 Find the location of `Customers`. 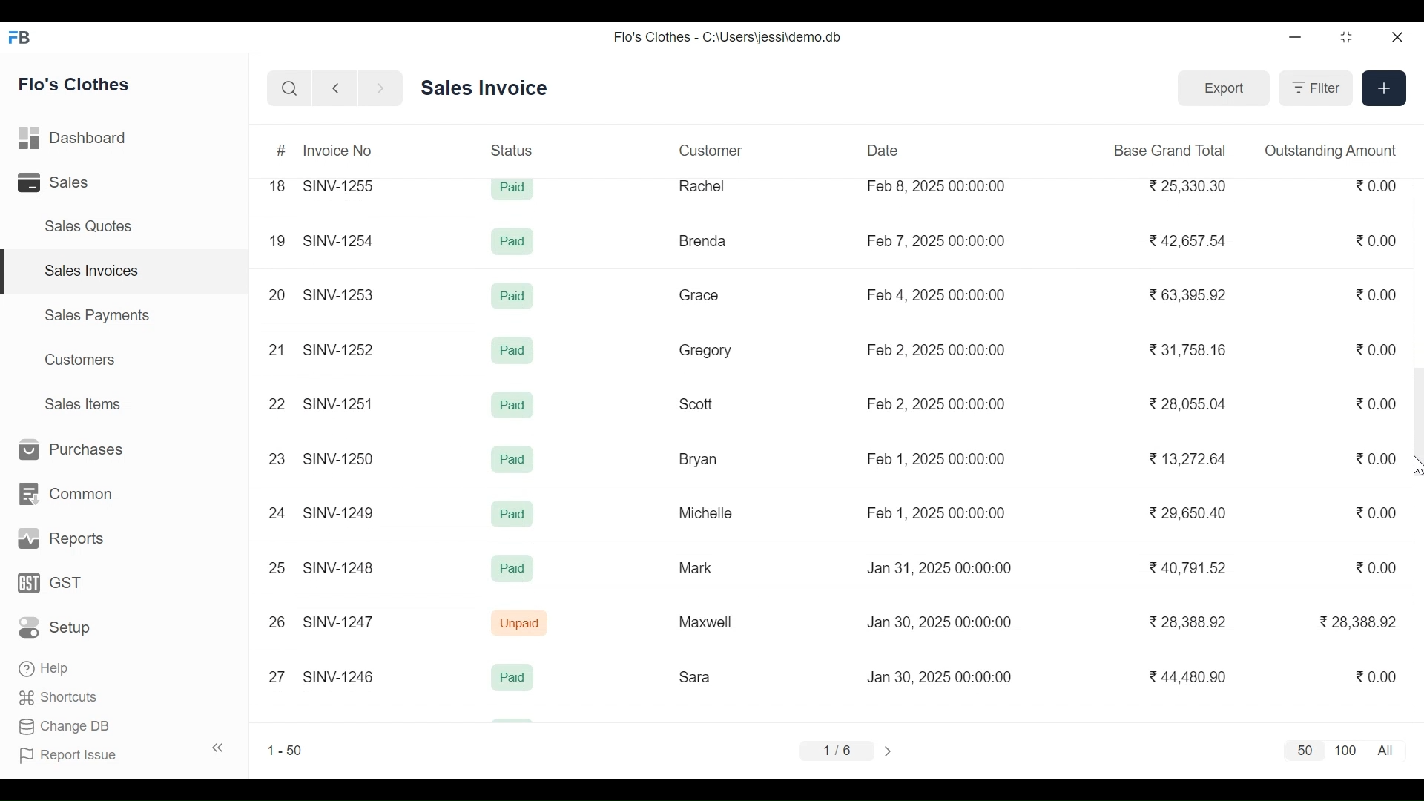

Customers is located at coordinates (82, 360).